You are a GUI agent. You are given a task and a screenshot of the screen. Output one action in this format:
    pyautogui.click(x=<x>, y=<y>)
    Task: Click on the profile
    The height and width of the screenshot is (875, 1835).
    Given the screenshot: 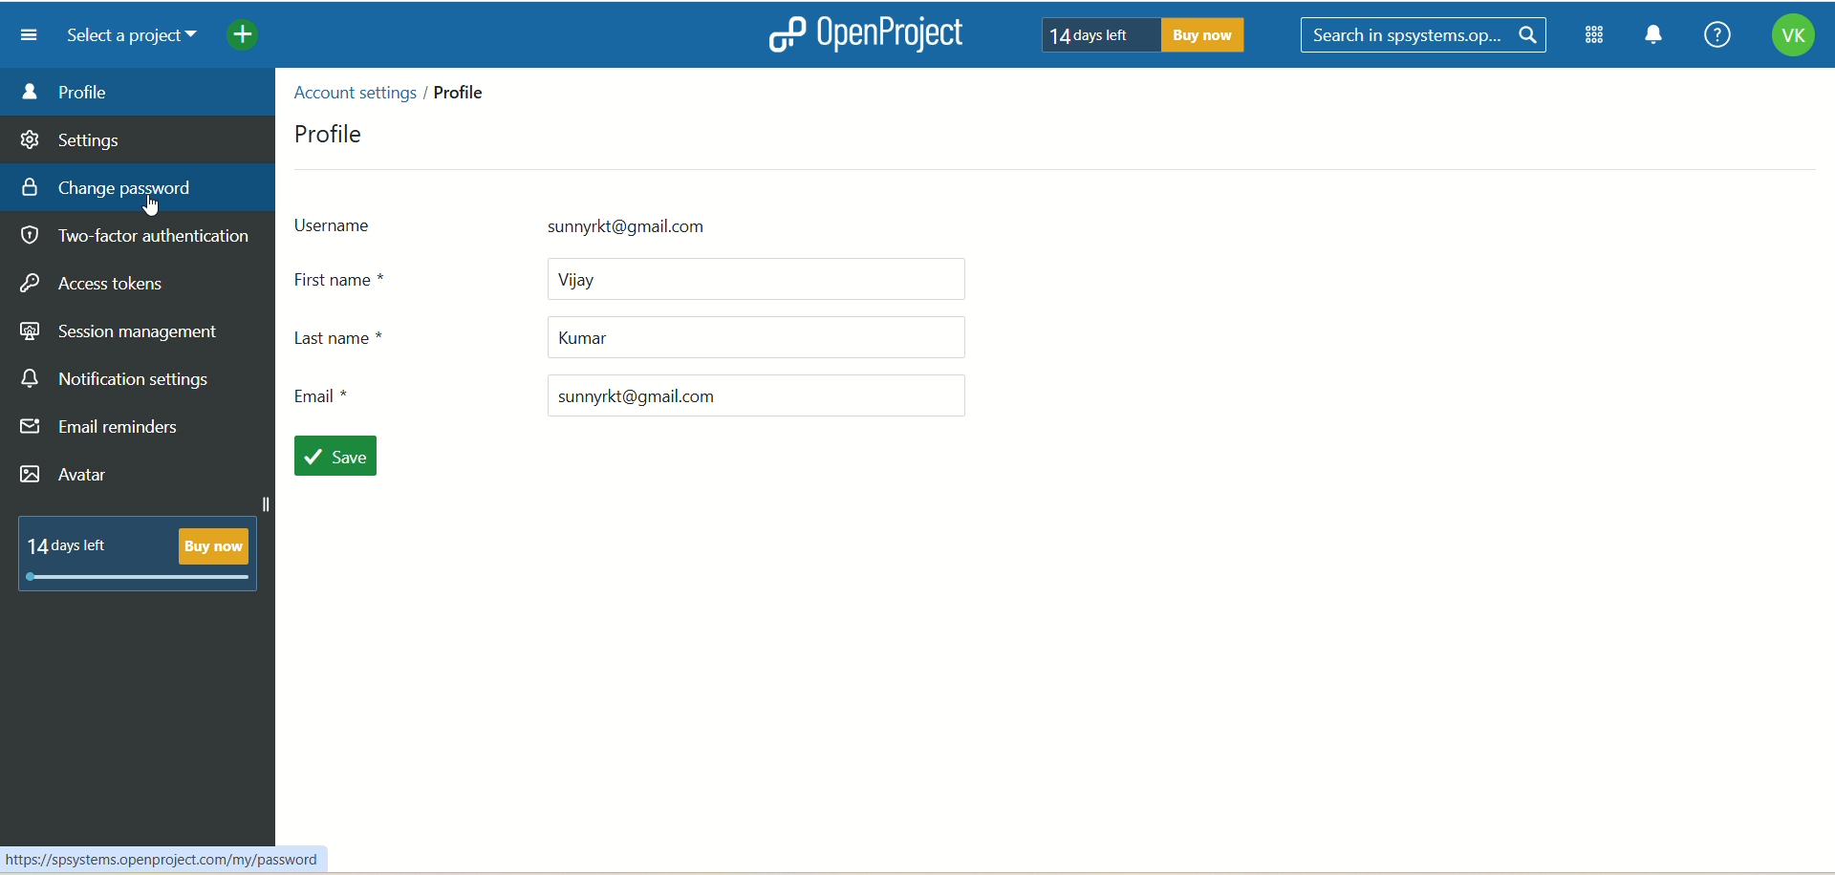 What is the action you would take?
    pyautogui.click(x=139, y=91)
    